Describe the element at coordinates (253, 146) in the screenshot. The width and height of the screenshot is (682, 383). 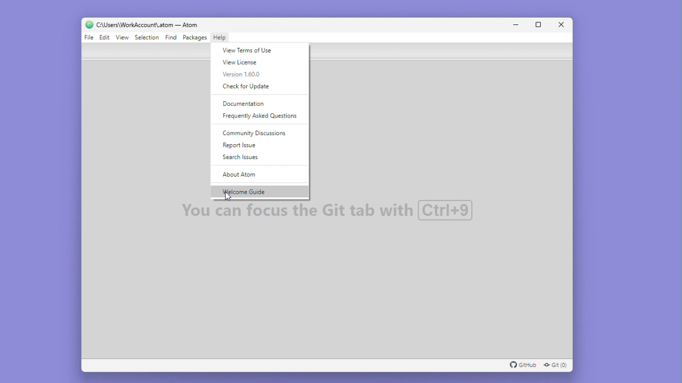
I see `Report issue` at that location.